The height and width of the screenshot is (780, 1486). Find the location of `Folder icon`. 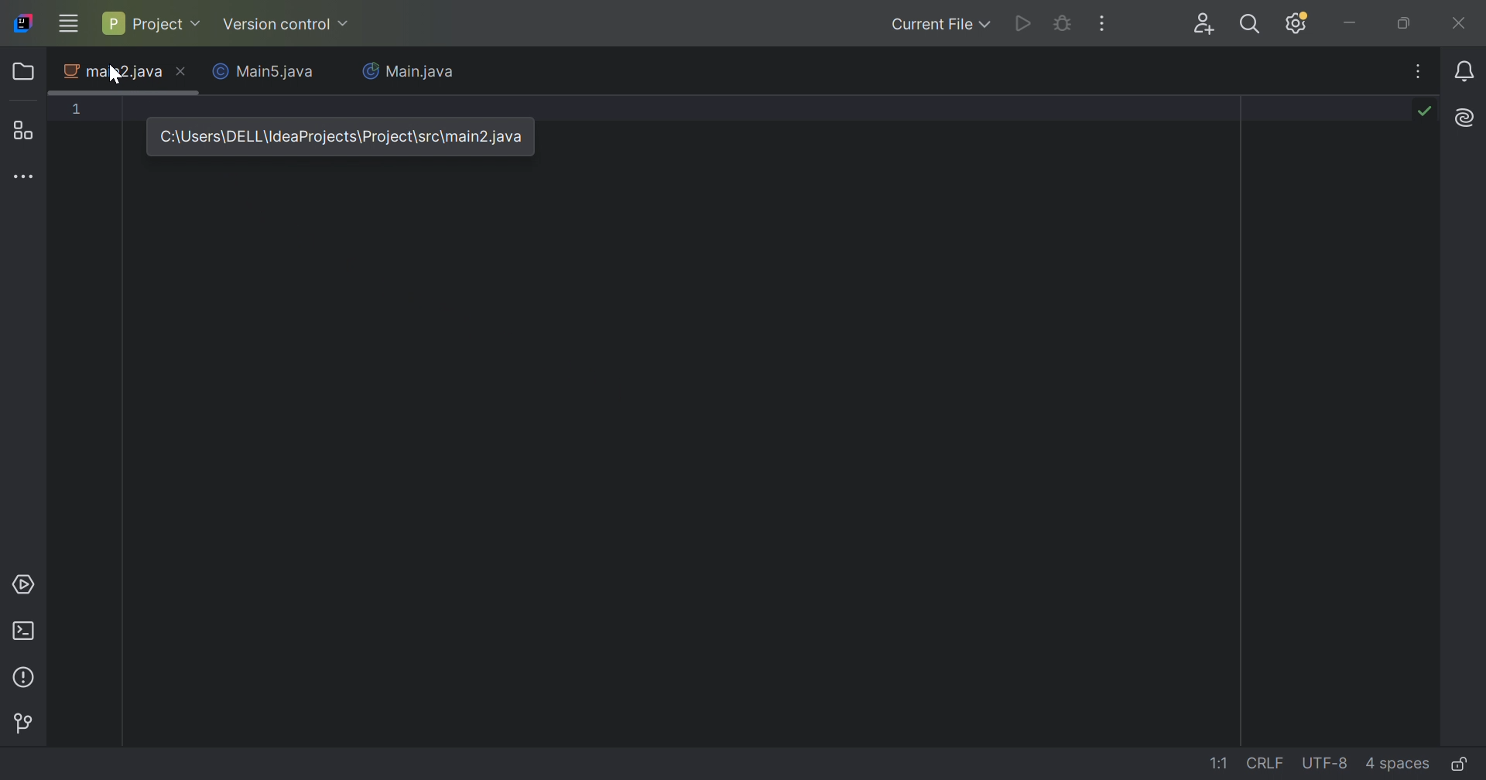

Folder icon is located at coordinates (26, 70).